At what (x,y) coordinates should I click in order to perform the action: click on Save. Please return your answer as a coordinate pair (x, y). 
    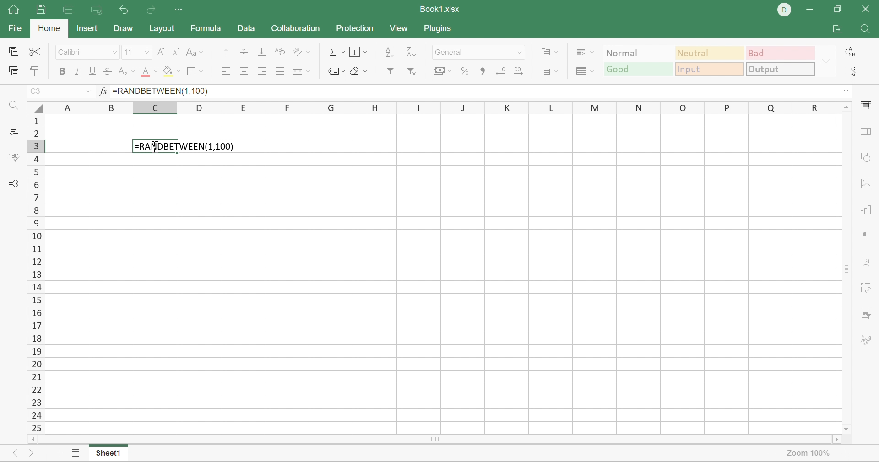
    Looking at the image, I should click on (43, 10).